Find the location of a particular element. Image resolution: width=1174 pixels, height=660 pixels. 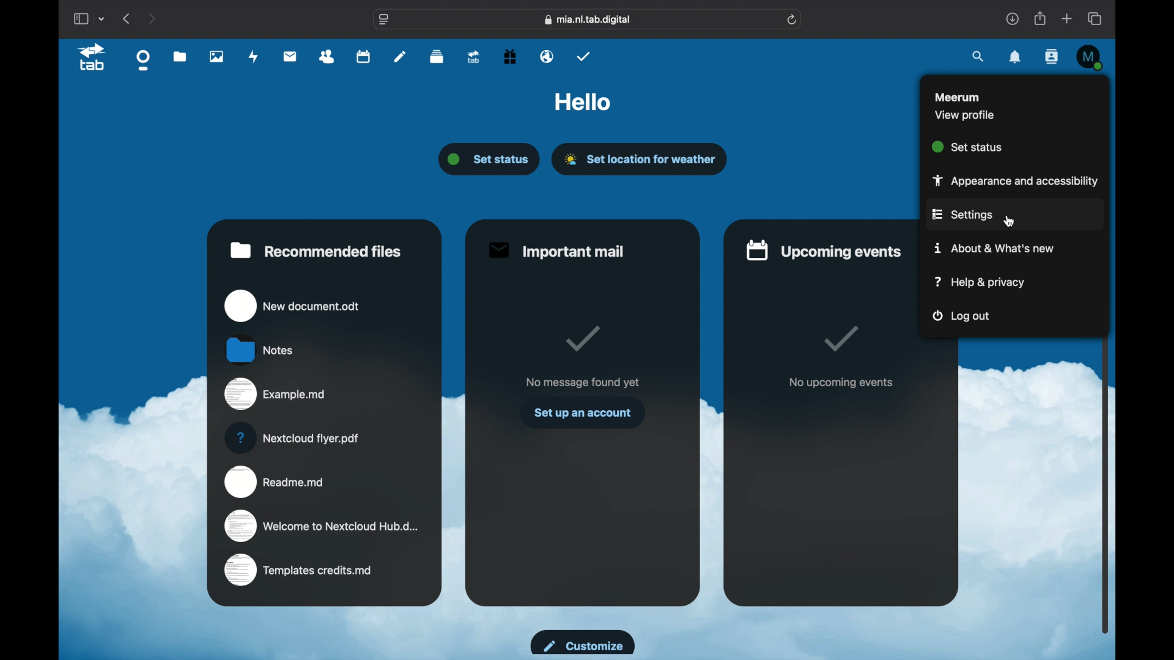

view profile is located at coordinates (967, 115).